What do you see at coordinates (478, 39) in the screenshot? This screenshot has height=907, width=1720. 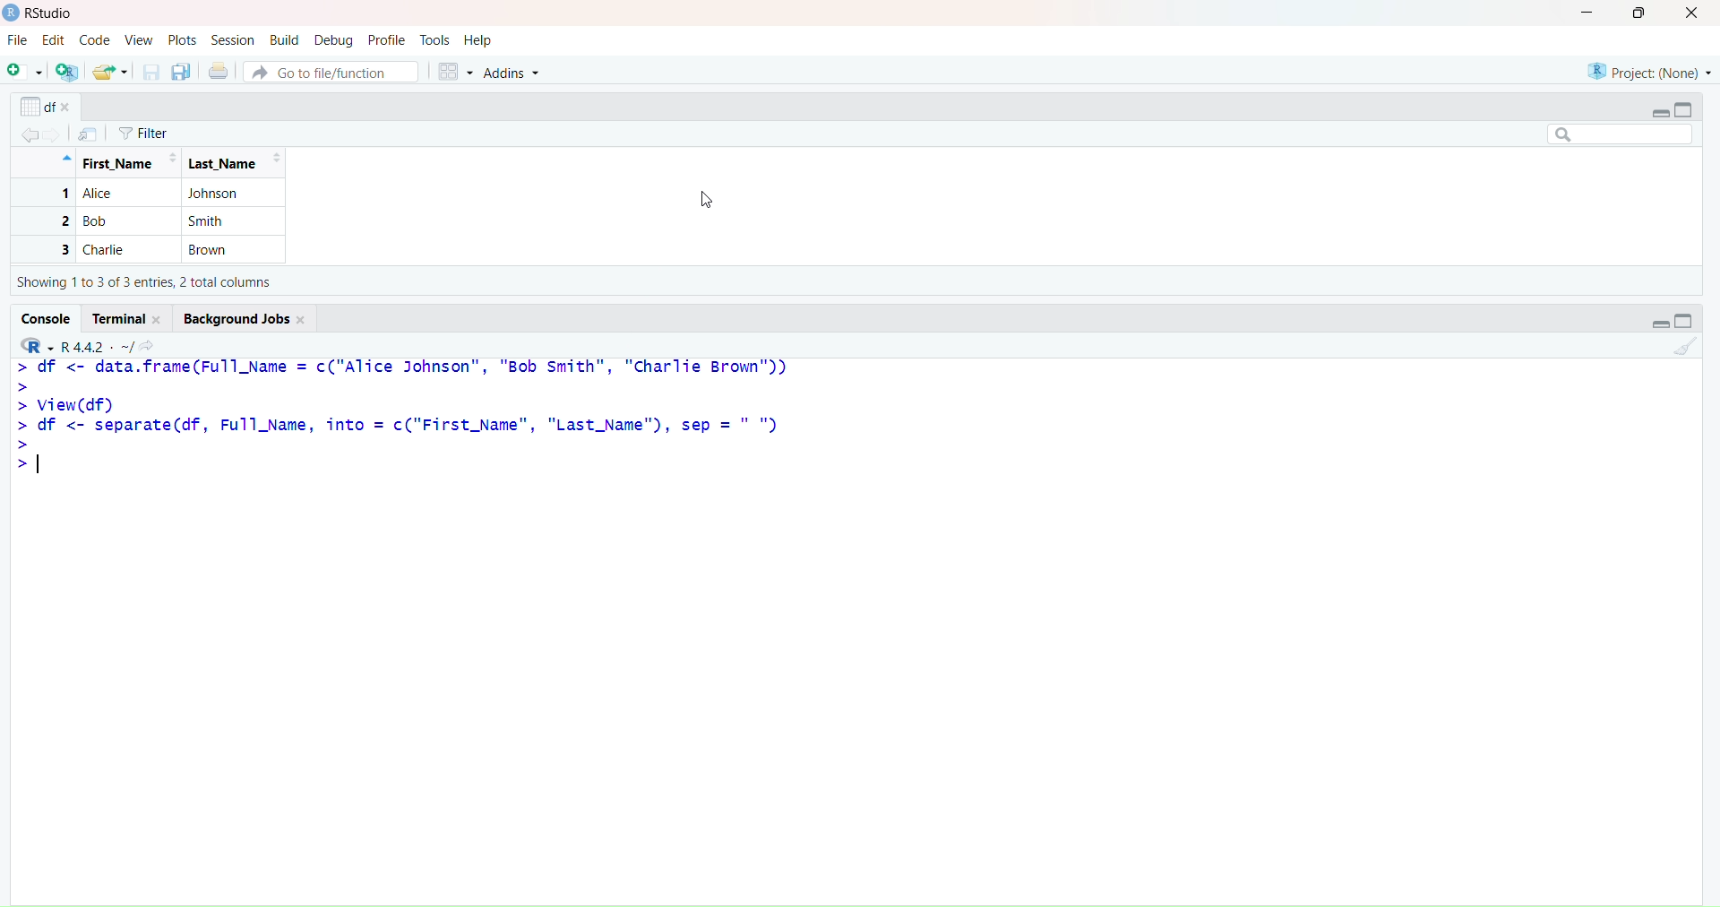 I see `Help` at bounding box center [478, 39].